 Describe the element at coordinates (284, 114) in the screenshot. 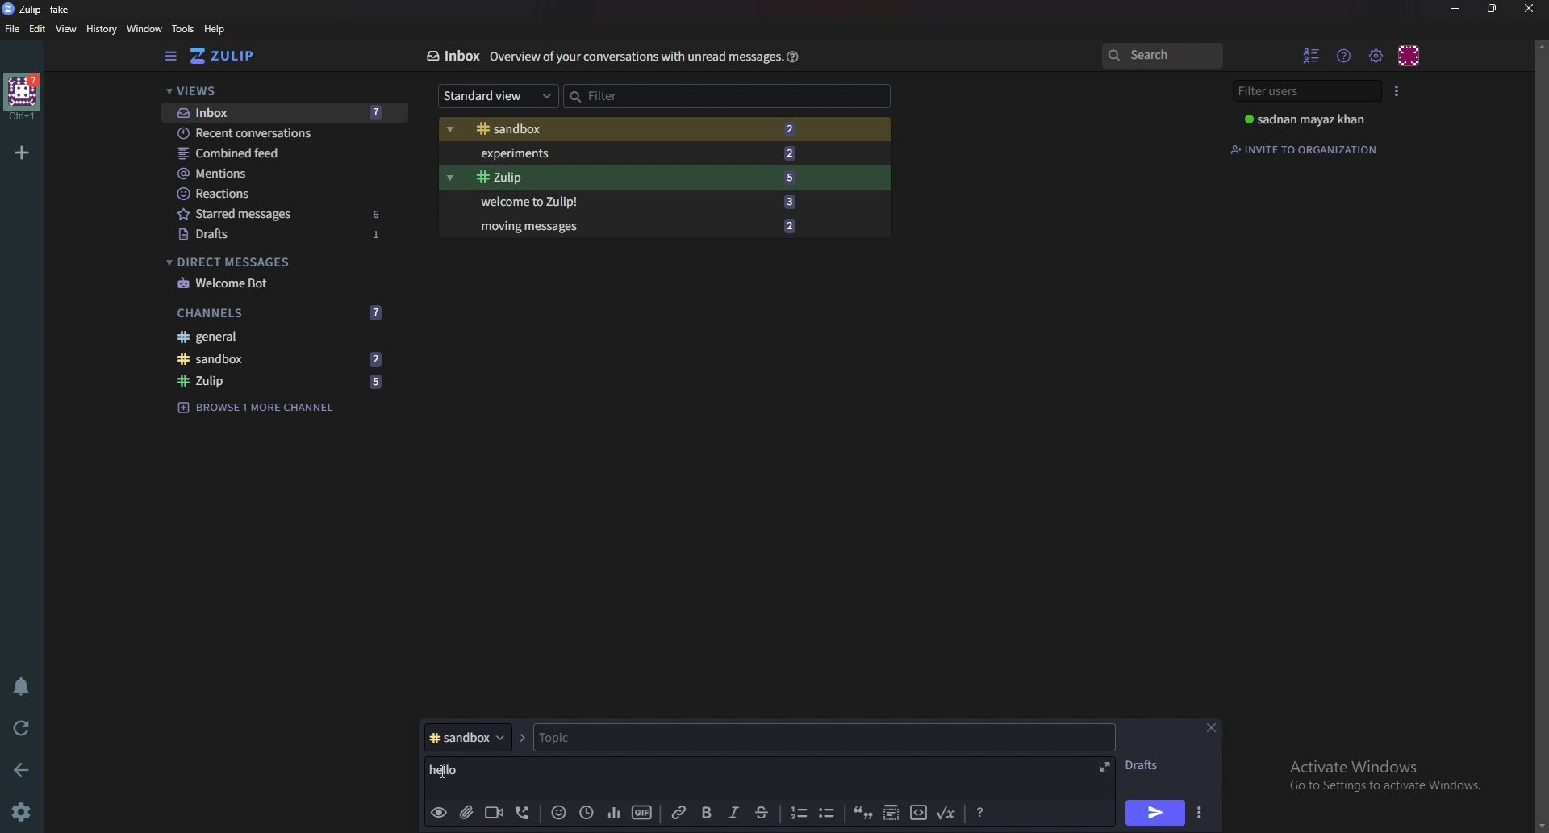

I see `Inbox 7` at that location.